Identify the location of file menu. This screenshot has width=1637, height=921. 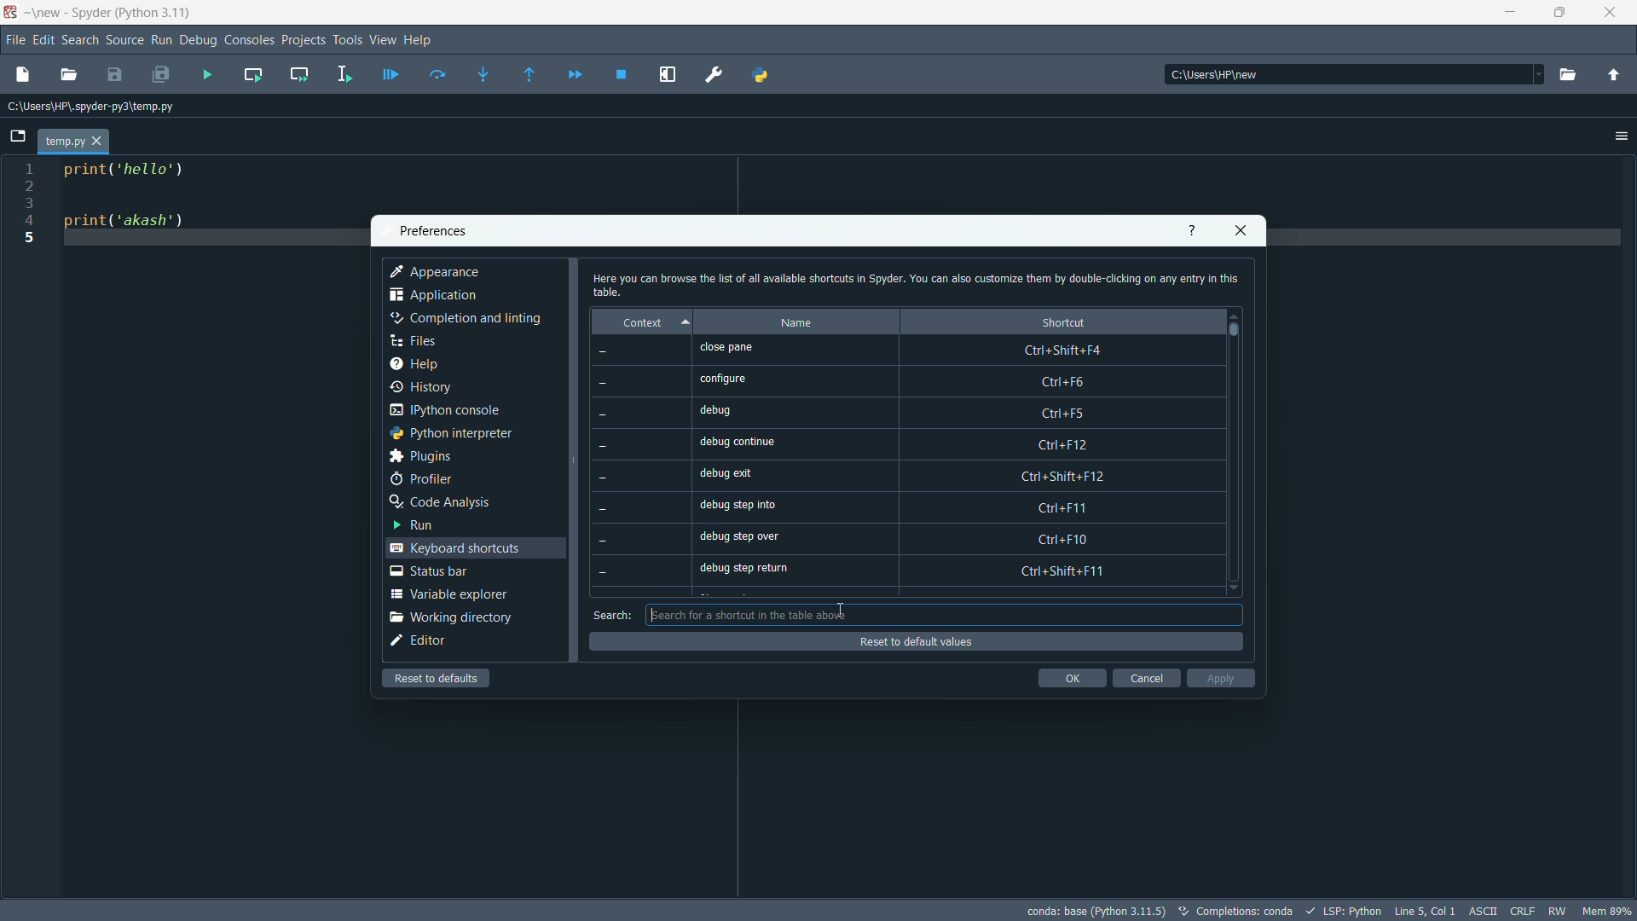
(14, 39).